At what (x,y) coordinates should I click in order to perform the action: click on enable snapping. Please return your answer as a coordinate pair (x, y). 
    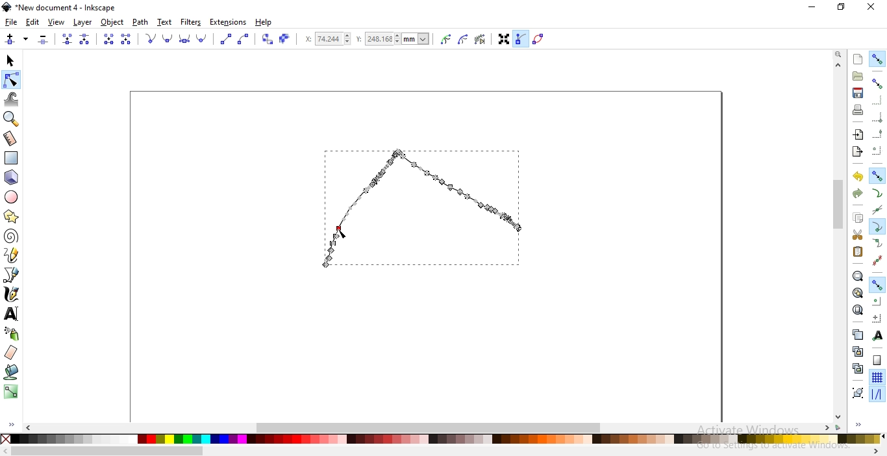
    Looking at the image, I should click on (877, 59).